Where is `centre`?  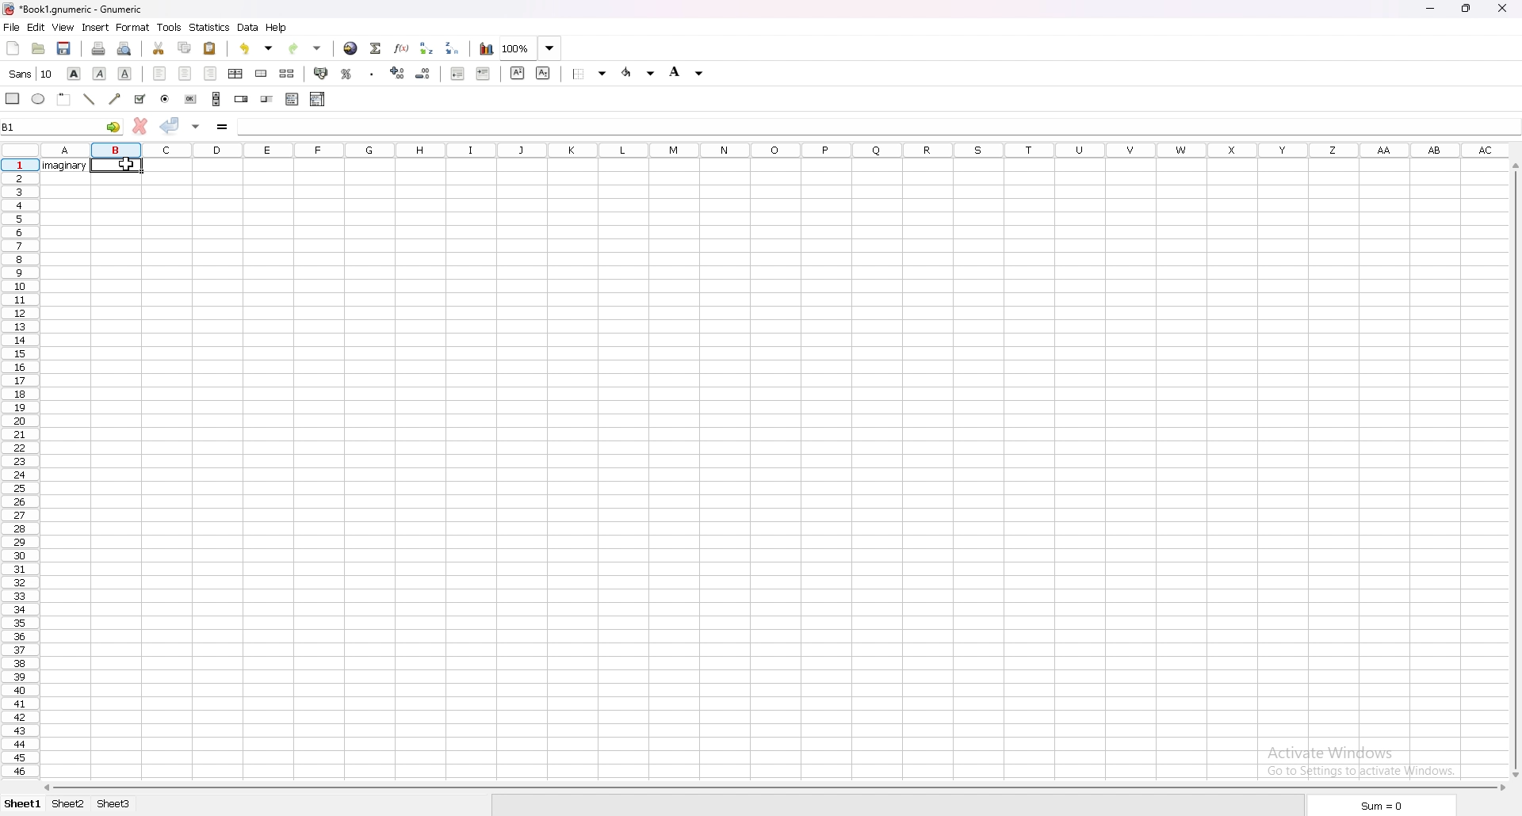
centre is located at coordinates (184, 73).